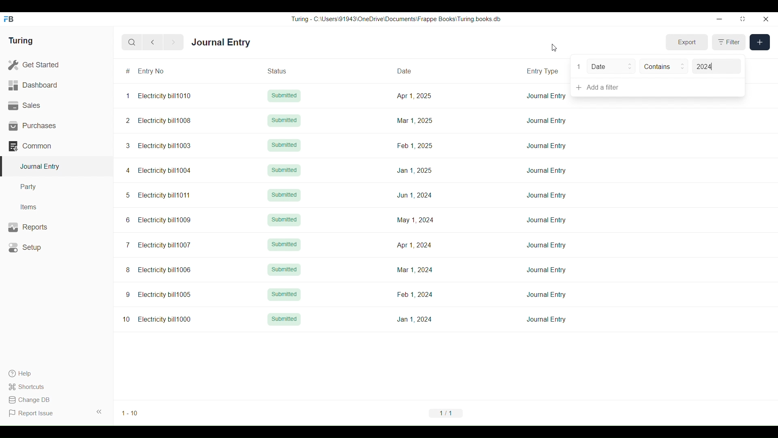  What do you see at coordinates (153, 42) in the screenshot?
I see `Previous` at bounding box center [153, 42].